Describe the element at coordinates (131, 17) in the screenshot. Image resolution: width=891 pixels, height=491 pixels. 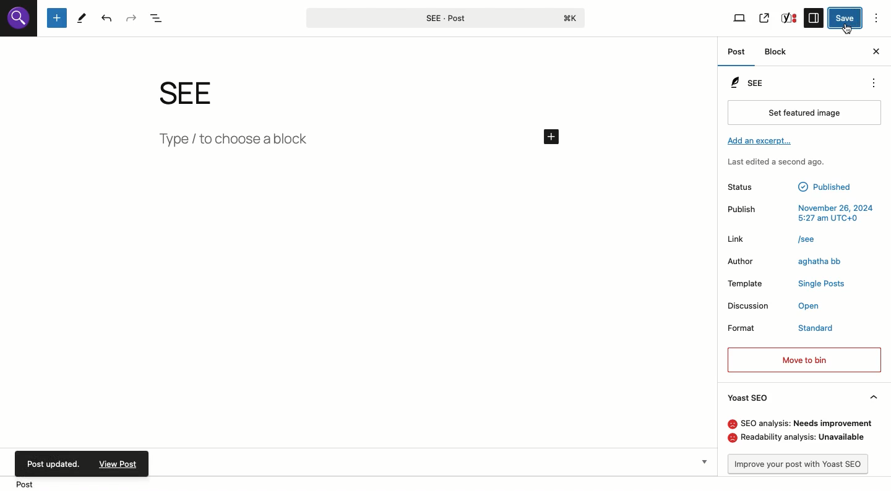
I see `Redo` at that location.